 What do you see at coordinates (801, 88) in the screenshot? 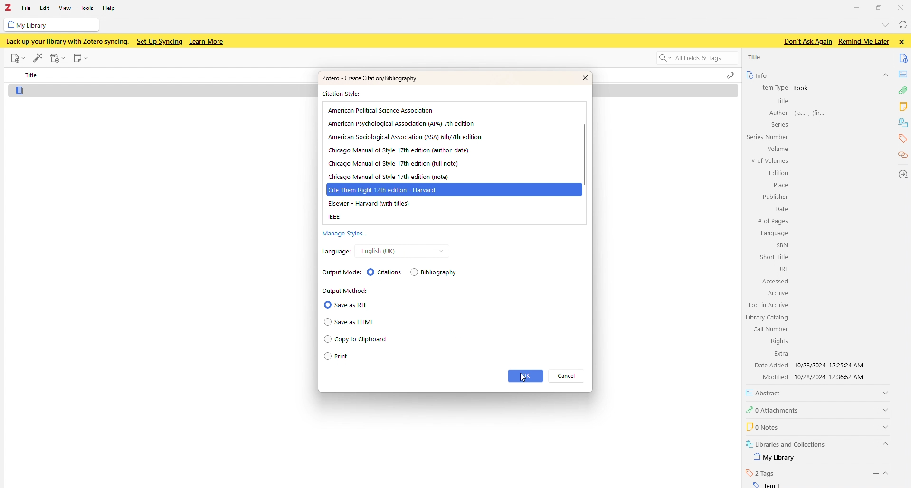
I see `Book` at bounding box center [801, 88].